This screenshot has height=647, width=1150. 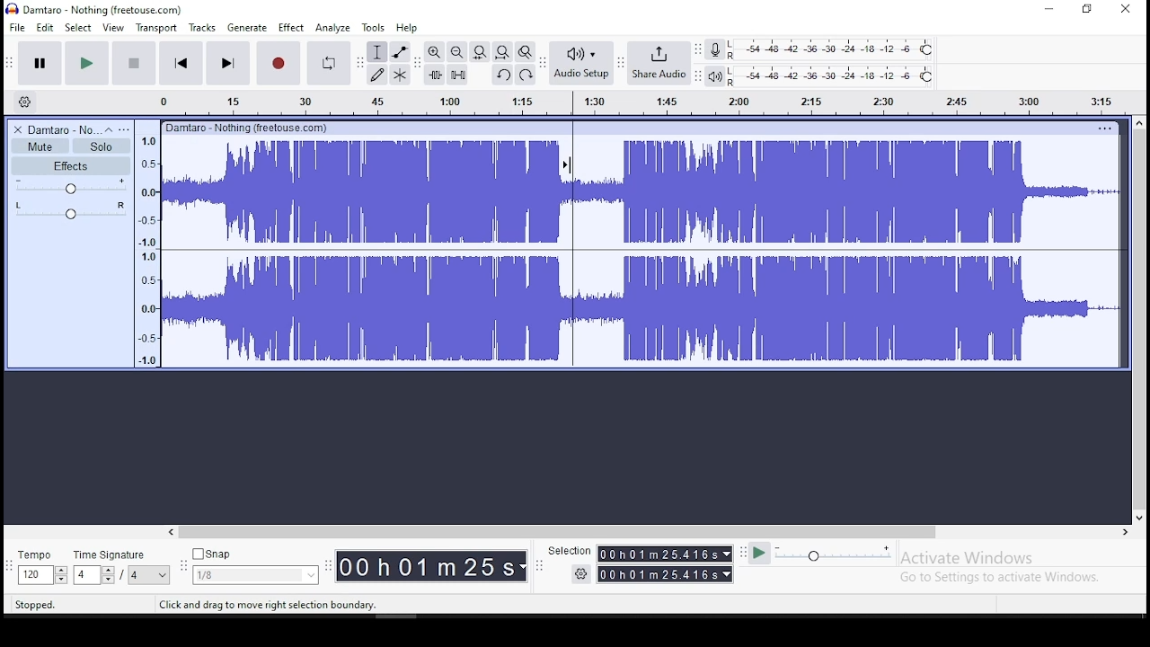 What do you see at coordinates (266, 605) in the screenshot?
I see `click and drag to move right selection boundary` at bounding box center [266, 605].